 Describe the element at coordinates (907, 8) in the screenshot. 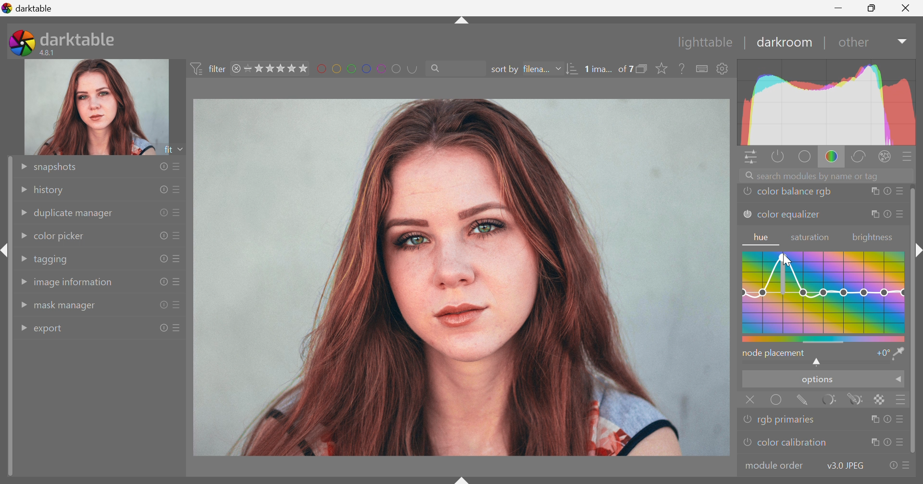

I see `` at that location.